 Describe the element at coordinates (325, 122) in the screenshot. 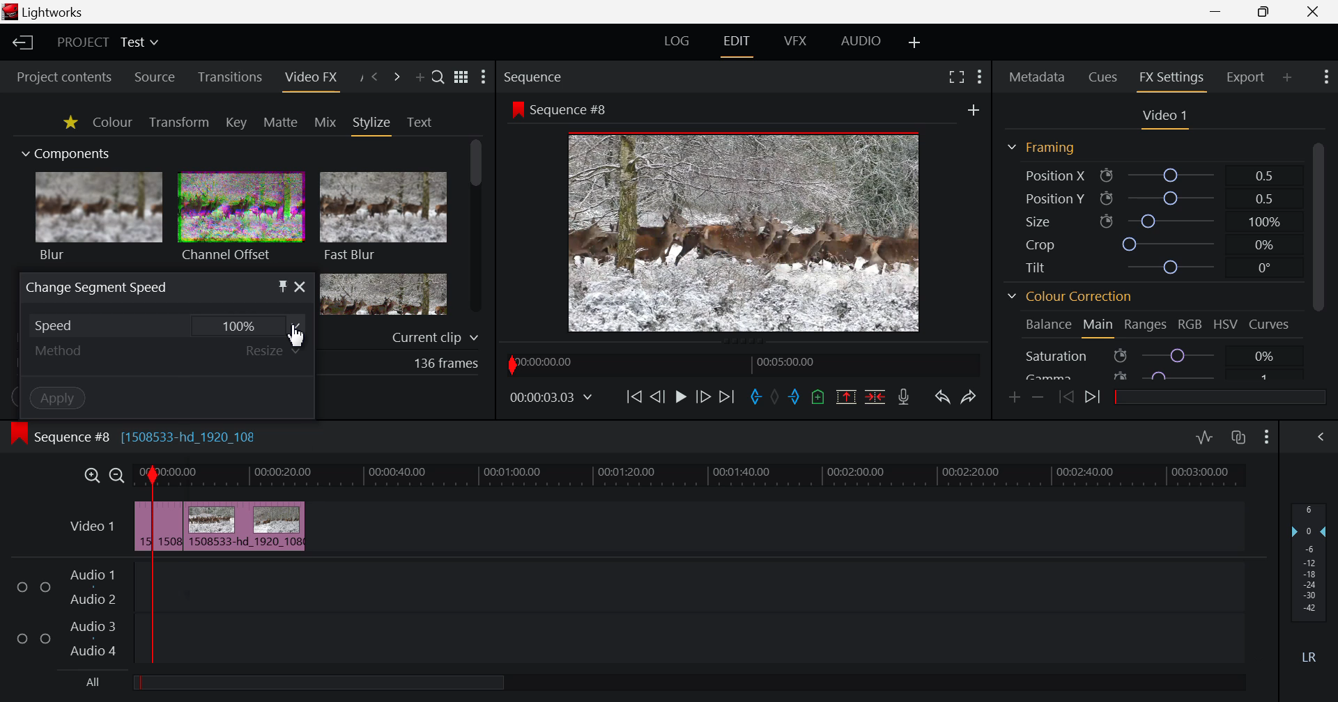

I see `Mix` at that location.